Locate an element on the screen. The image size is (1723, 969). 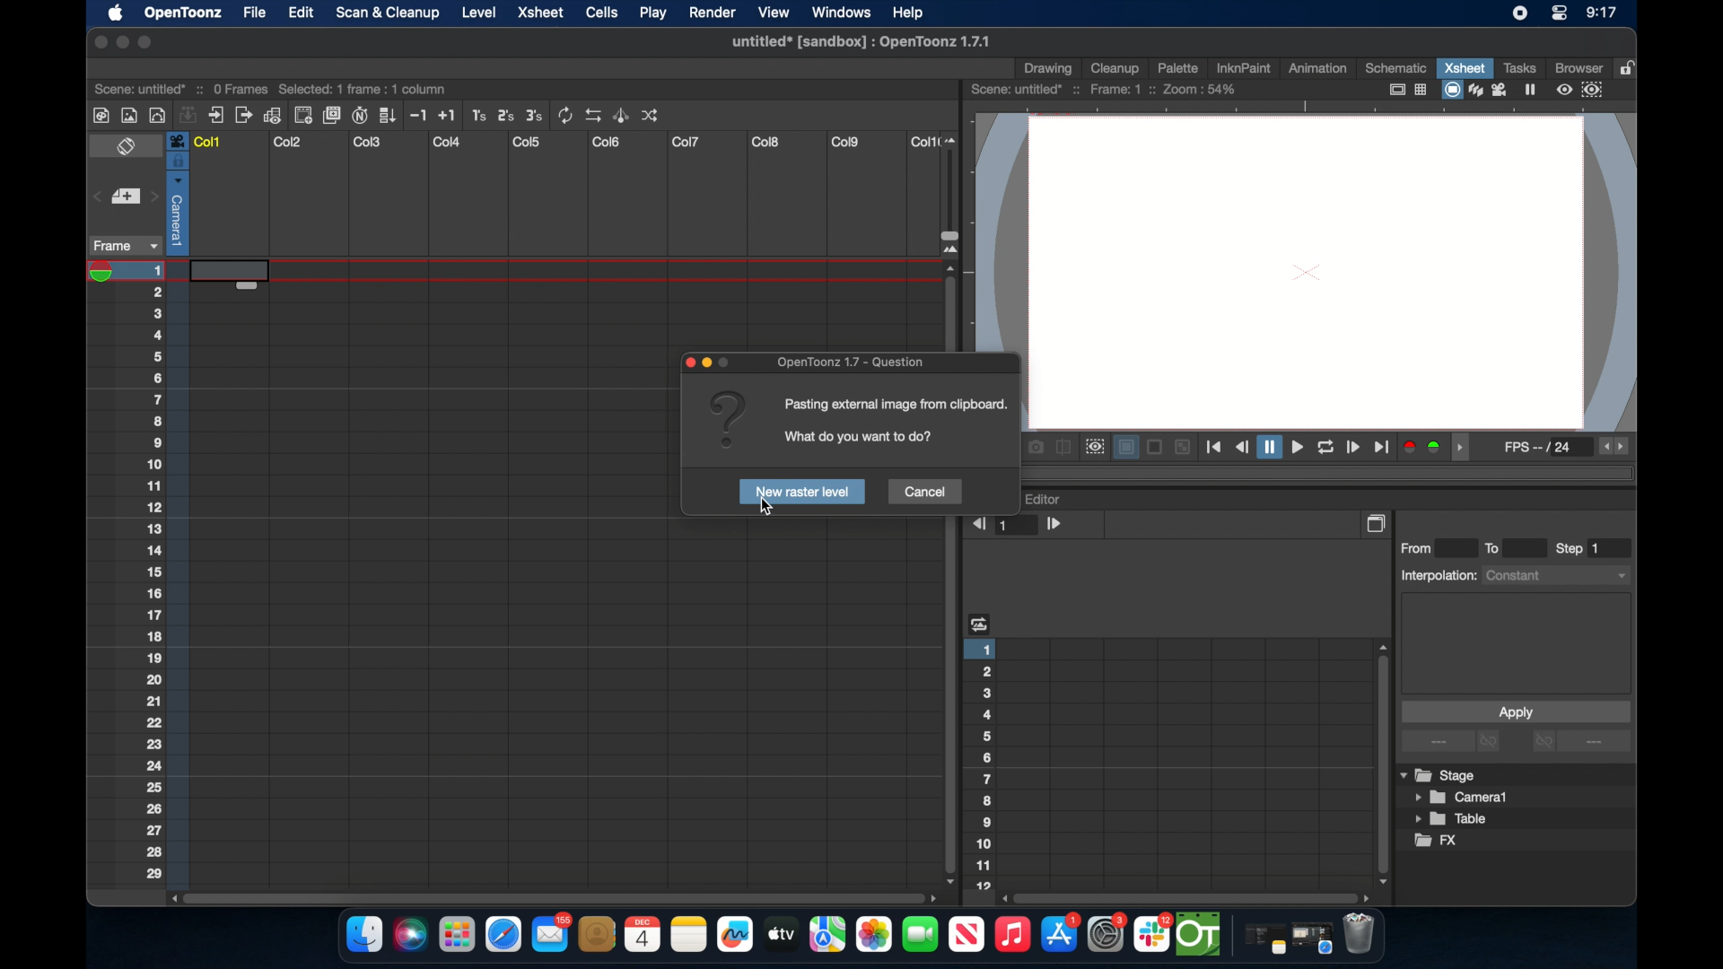
fx is located at coordinates (1437, 841).